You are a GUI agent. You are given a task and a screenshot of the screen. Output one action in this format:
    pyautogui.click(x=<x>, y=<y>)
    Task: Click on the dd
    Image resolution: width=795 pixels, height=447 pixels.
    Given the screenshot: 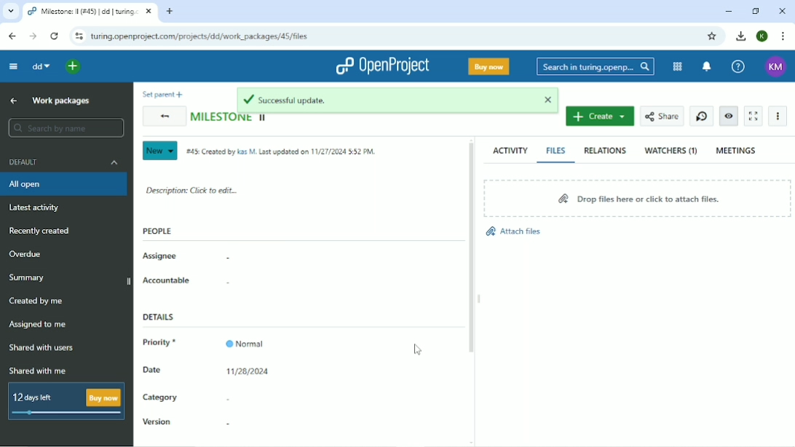 What is the action you would take?
    pyautogui.click(x=39, y=66)
    